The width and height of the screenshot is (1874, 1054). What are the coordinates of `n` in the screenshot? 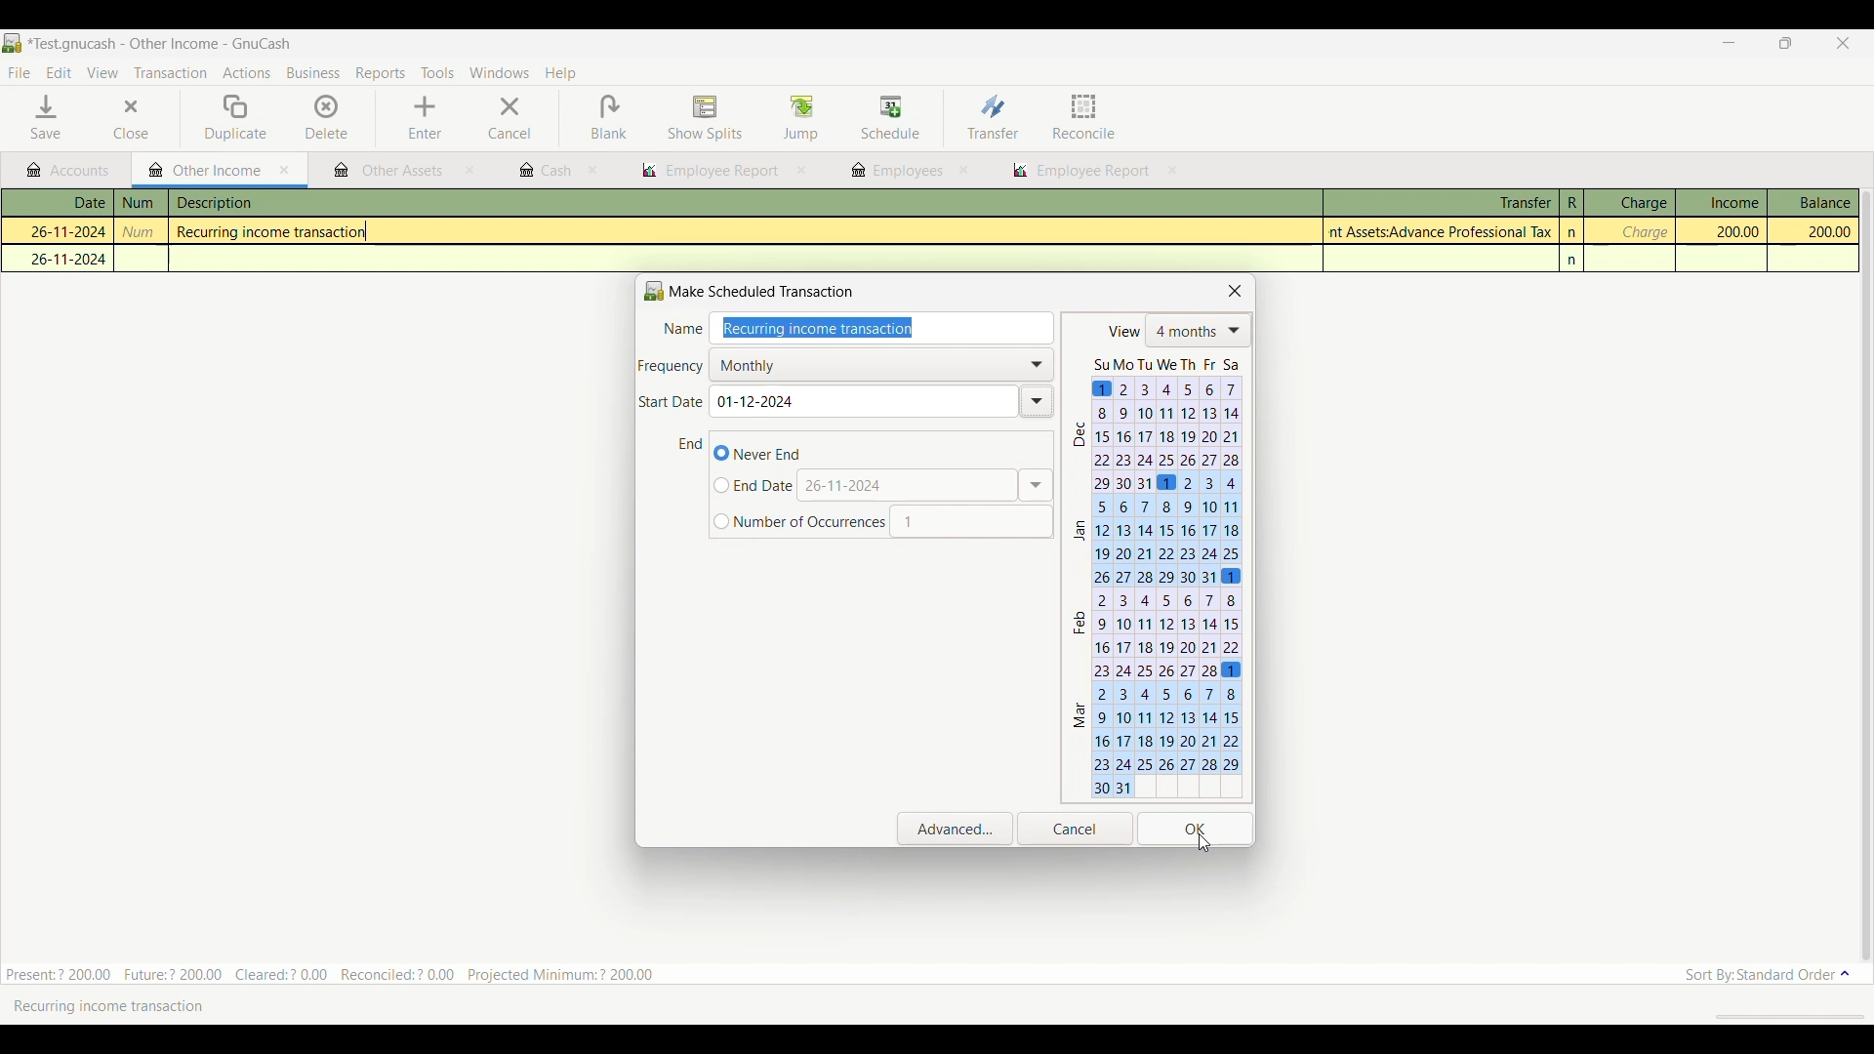 It's located at (1573, 232).